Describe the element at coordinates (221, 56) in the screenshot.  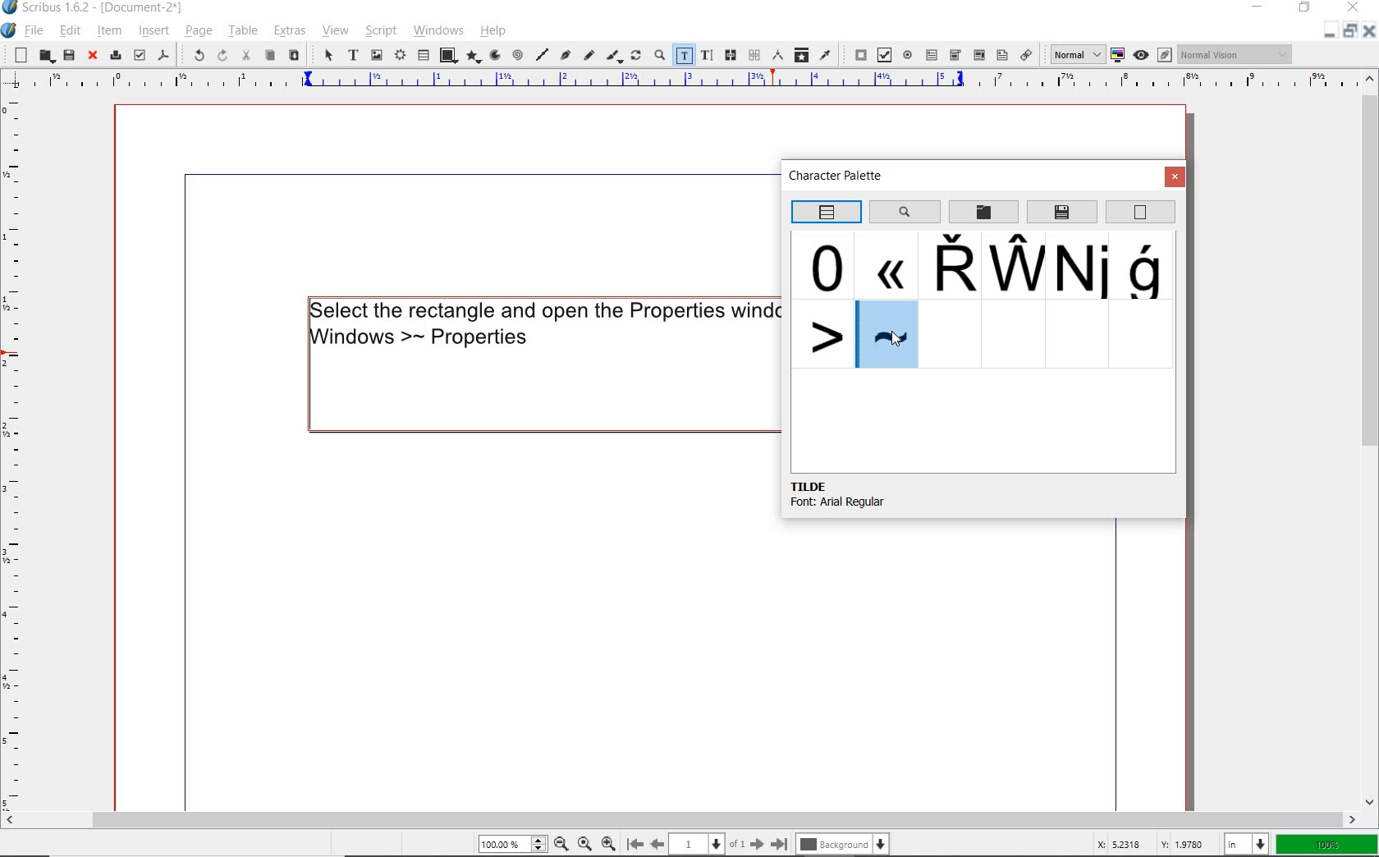
I see `redo` at that location.